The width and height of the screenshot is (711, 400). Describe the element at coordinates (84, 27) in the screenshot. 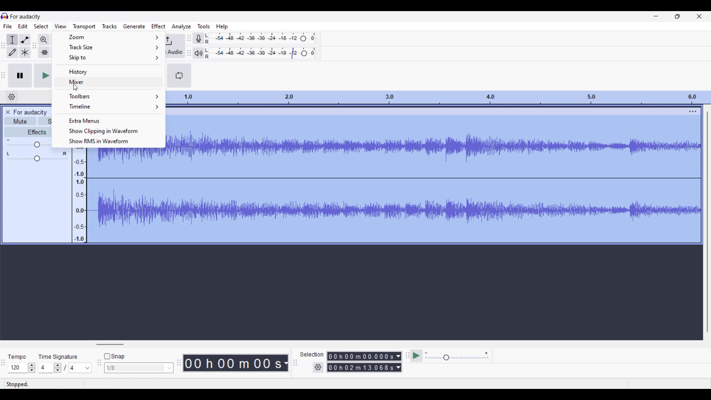

I see `Transport menu` at that location.